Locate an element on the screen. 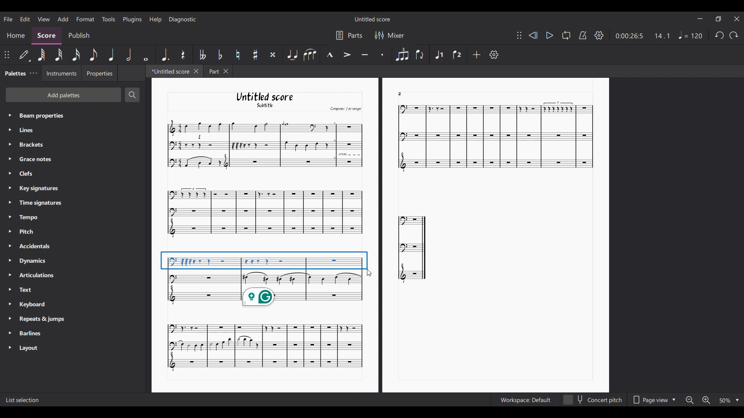 This screenshot has height=418, width=744. Settings is located at coordinates (599, 35).